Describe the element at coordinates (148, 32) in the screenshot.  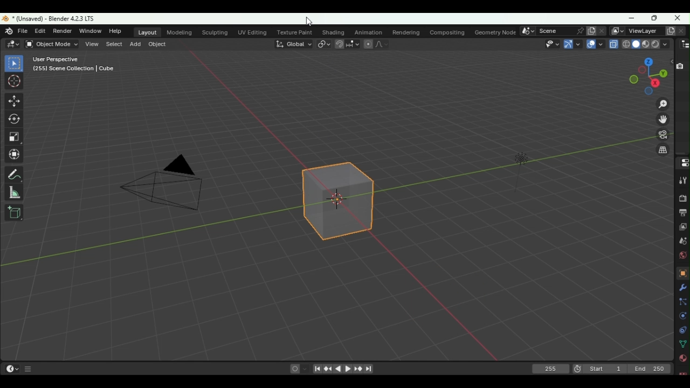
I see `Layout` at that location.